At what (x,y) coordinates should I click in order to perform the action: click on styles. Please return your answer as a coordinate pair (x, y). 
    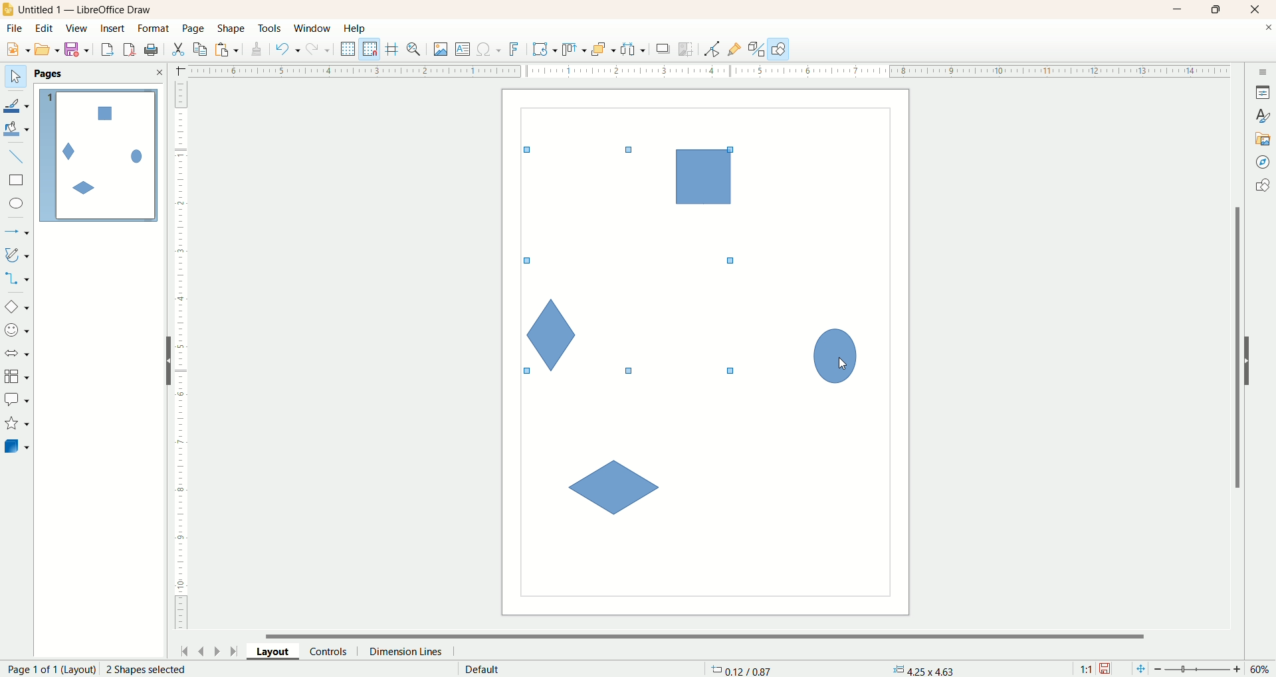
    Looking at the image, I should click on (1263, 114).